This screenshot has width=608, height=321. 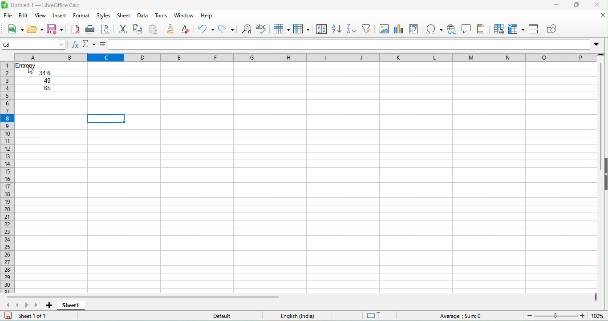 What do you see at coordinates (7, 304) in the screenshot?
I see `scroll to first sheet` at bounding box center [7, 304].